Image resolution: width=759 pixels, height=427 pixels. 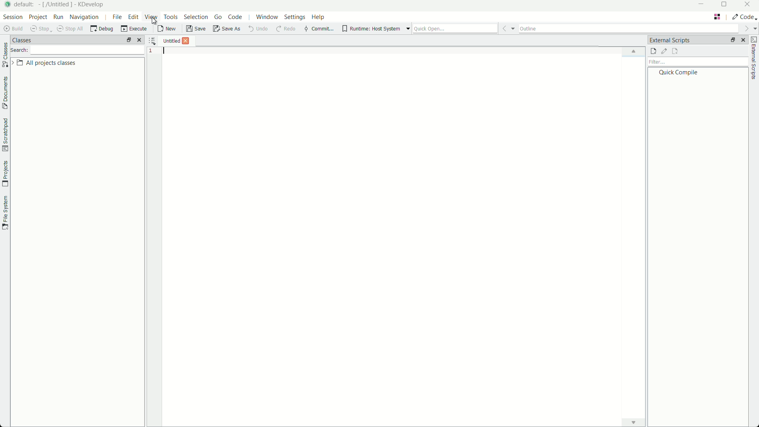 What do you see at coordinates (13, 29) in the screenshot?
I see `build` at bounding box center [13, 29].